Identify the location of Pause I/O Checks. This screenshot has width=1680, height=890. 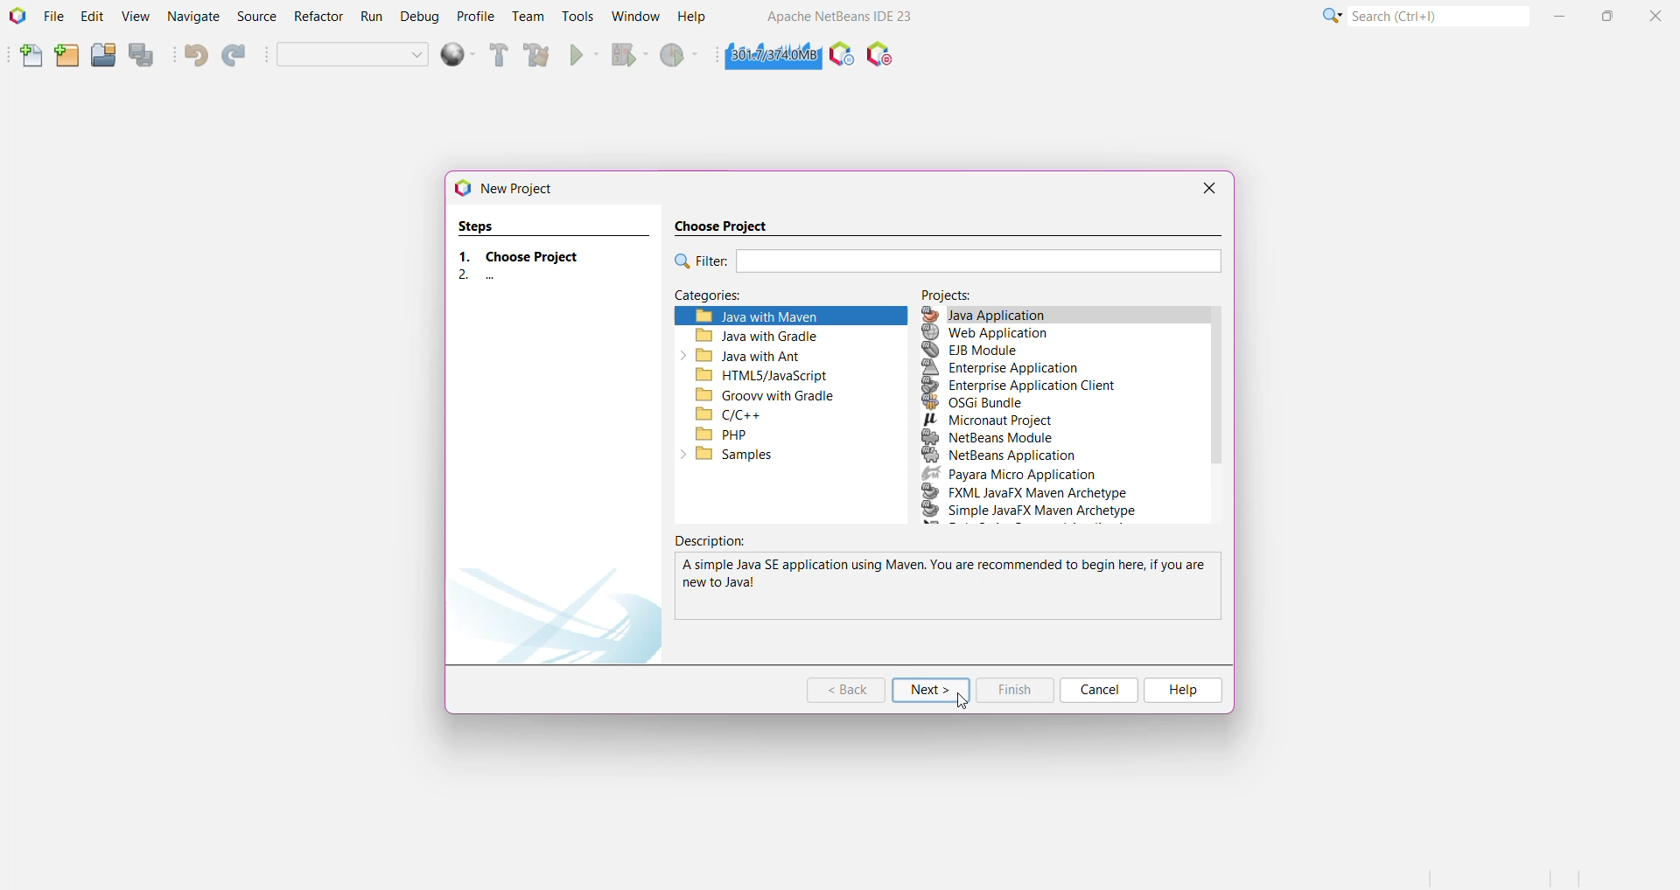
(881, 57).